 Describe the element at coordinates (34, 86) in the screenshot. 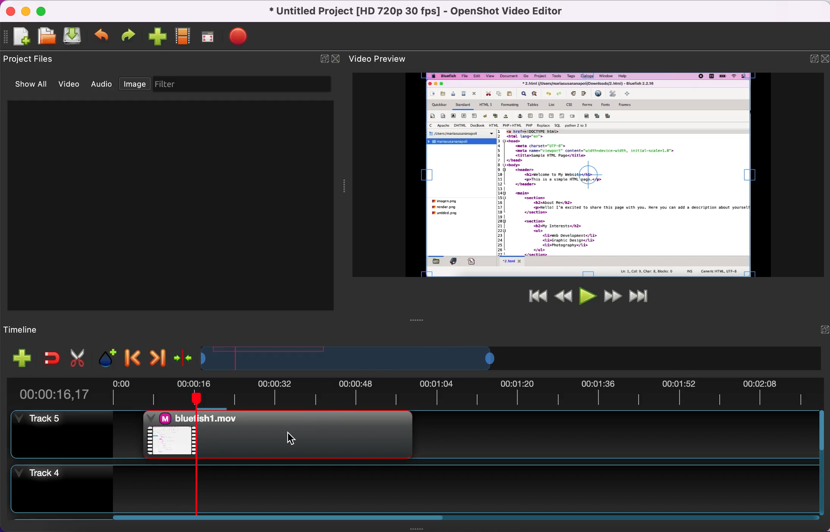

I see `show all` at that location.